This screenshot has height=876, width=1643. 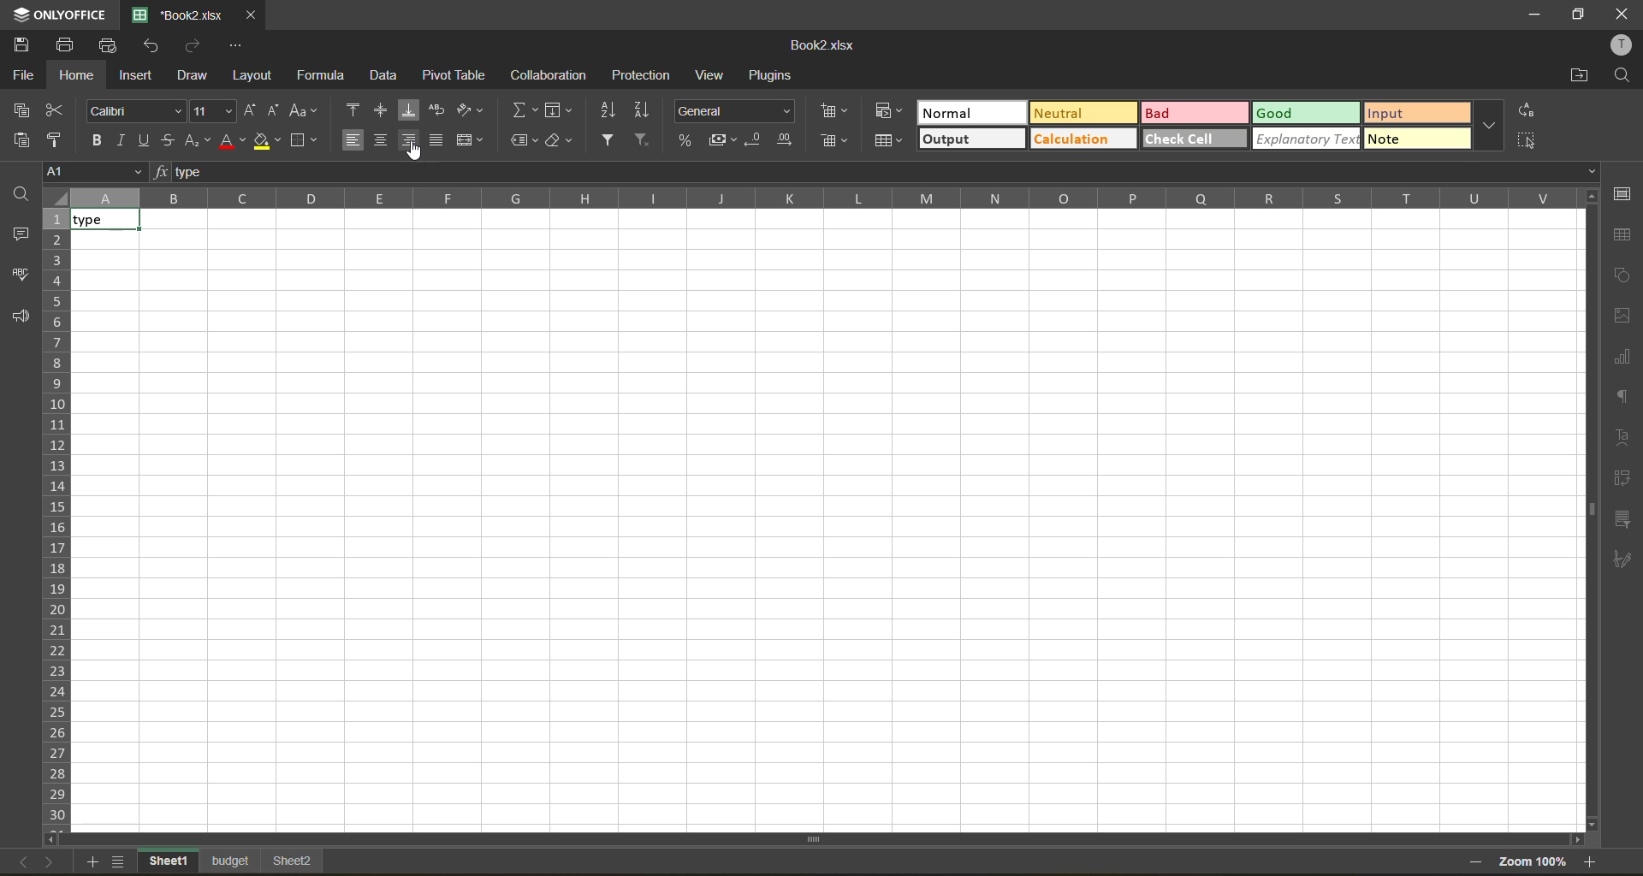 What do you see at coordinates (303, 139) in the screenshot?
I see `borders` at bounding box center [303, 139].